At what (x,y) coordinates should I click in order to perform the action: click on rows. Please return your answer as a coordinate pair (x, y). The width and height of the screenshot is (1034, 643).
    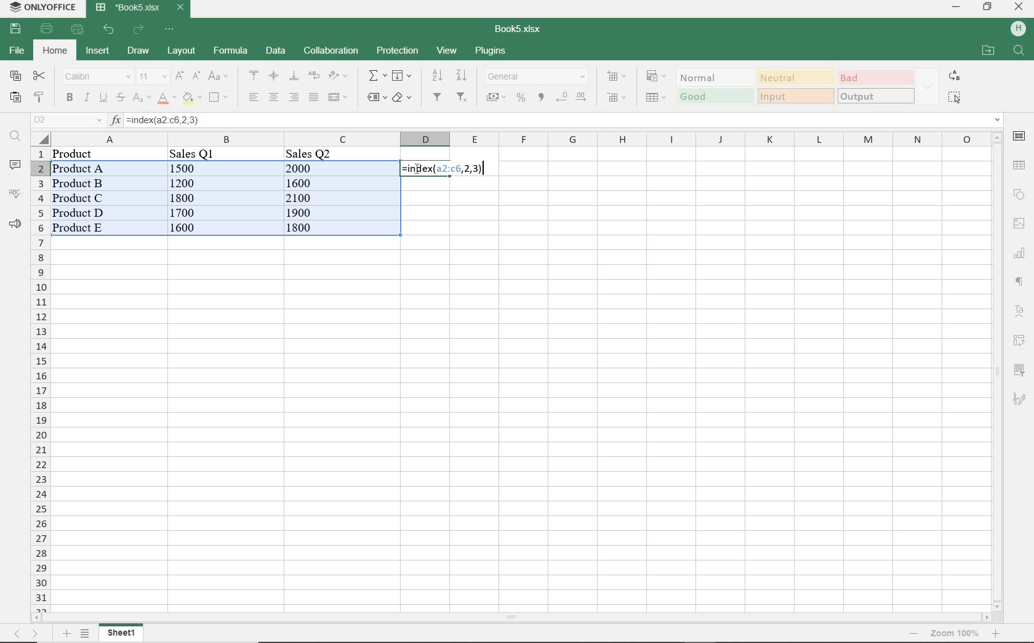
    Looking at the image, I should click on (40, 379).